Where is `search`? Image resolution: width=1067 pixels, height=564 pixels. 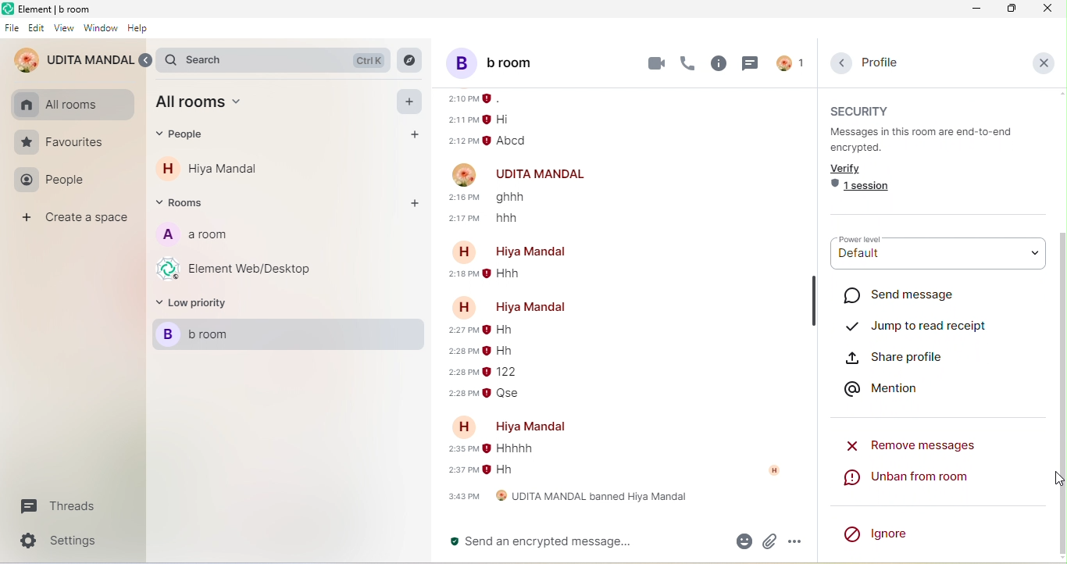
search is located at coordinates (278, 60).